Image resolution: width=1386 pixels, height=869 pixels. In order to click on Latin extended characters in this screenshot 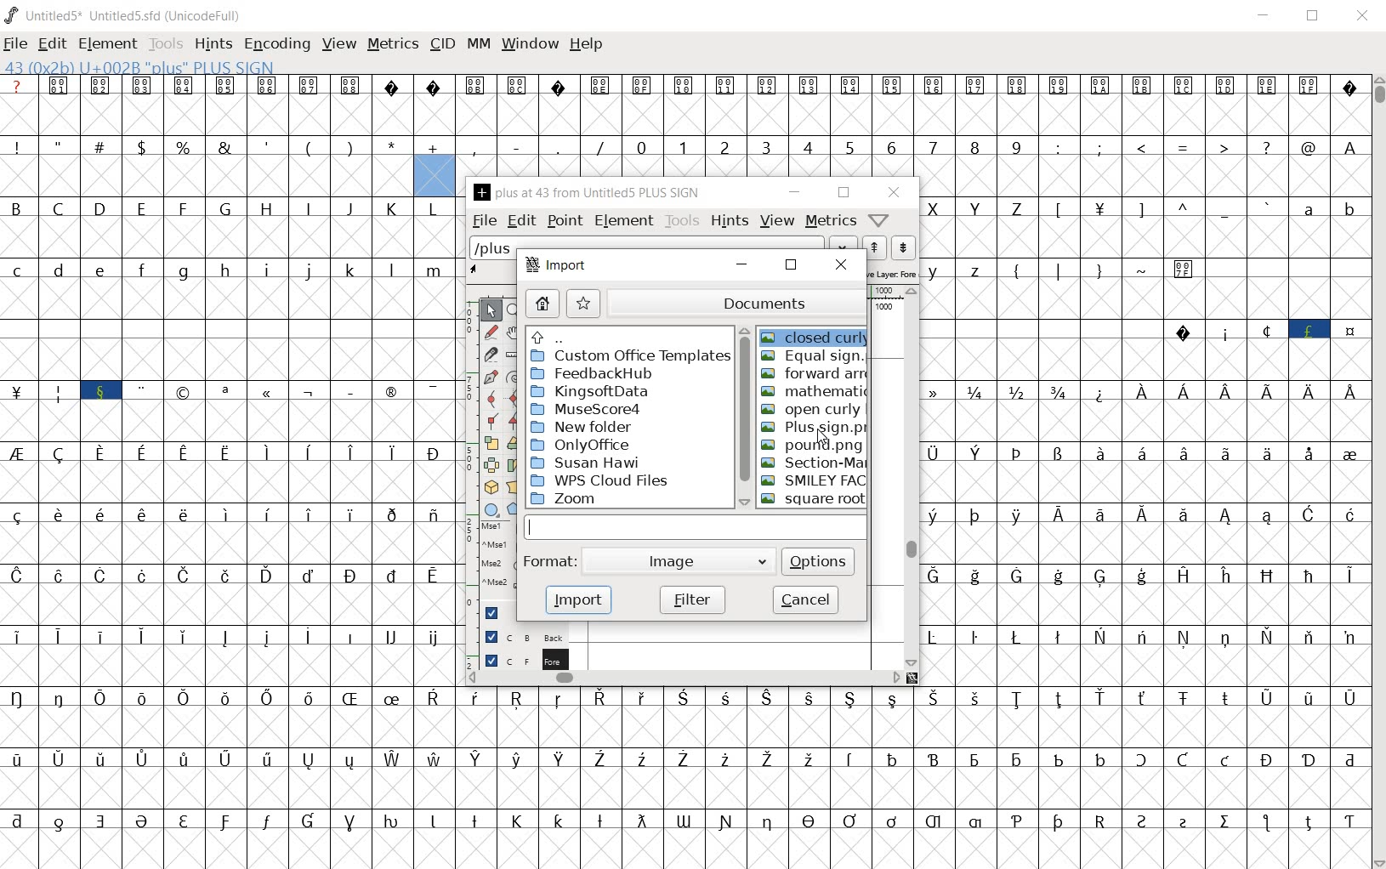, I will do `click(185, 658)`.